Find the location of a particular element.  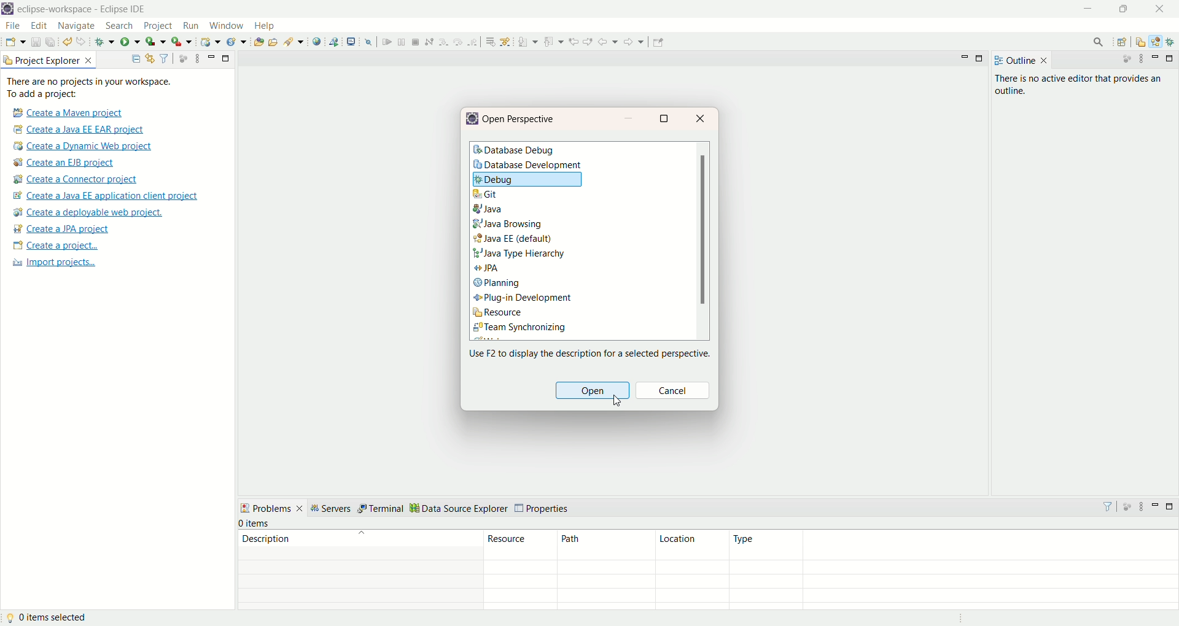

help is located at coordinates (265, 26).